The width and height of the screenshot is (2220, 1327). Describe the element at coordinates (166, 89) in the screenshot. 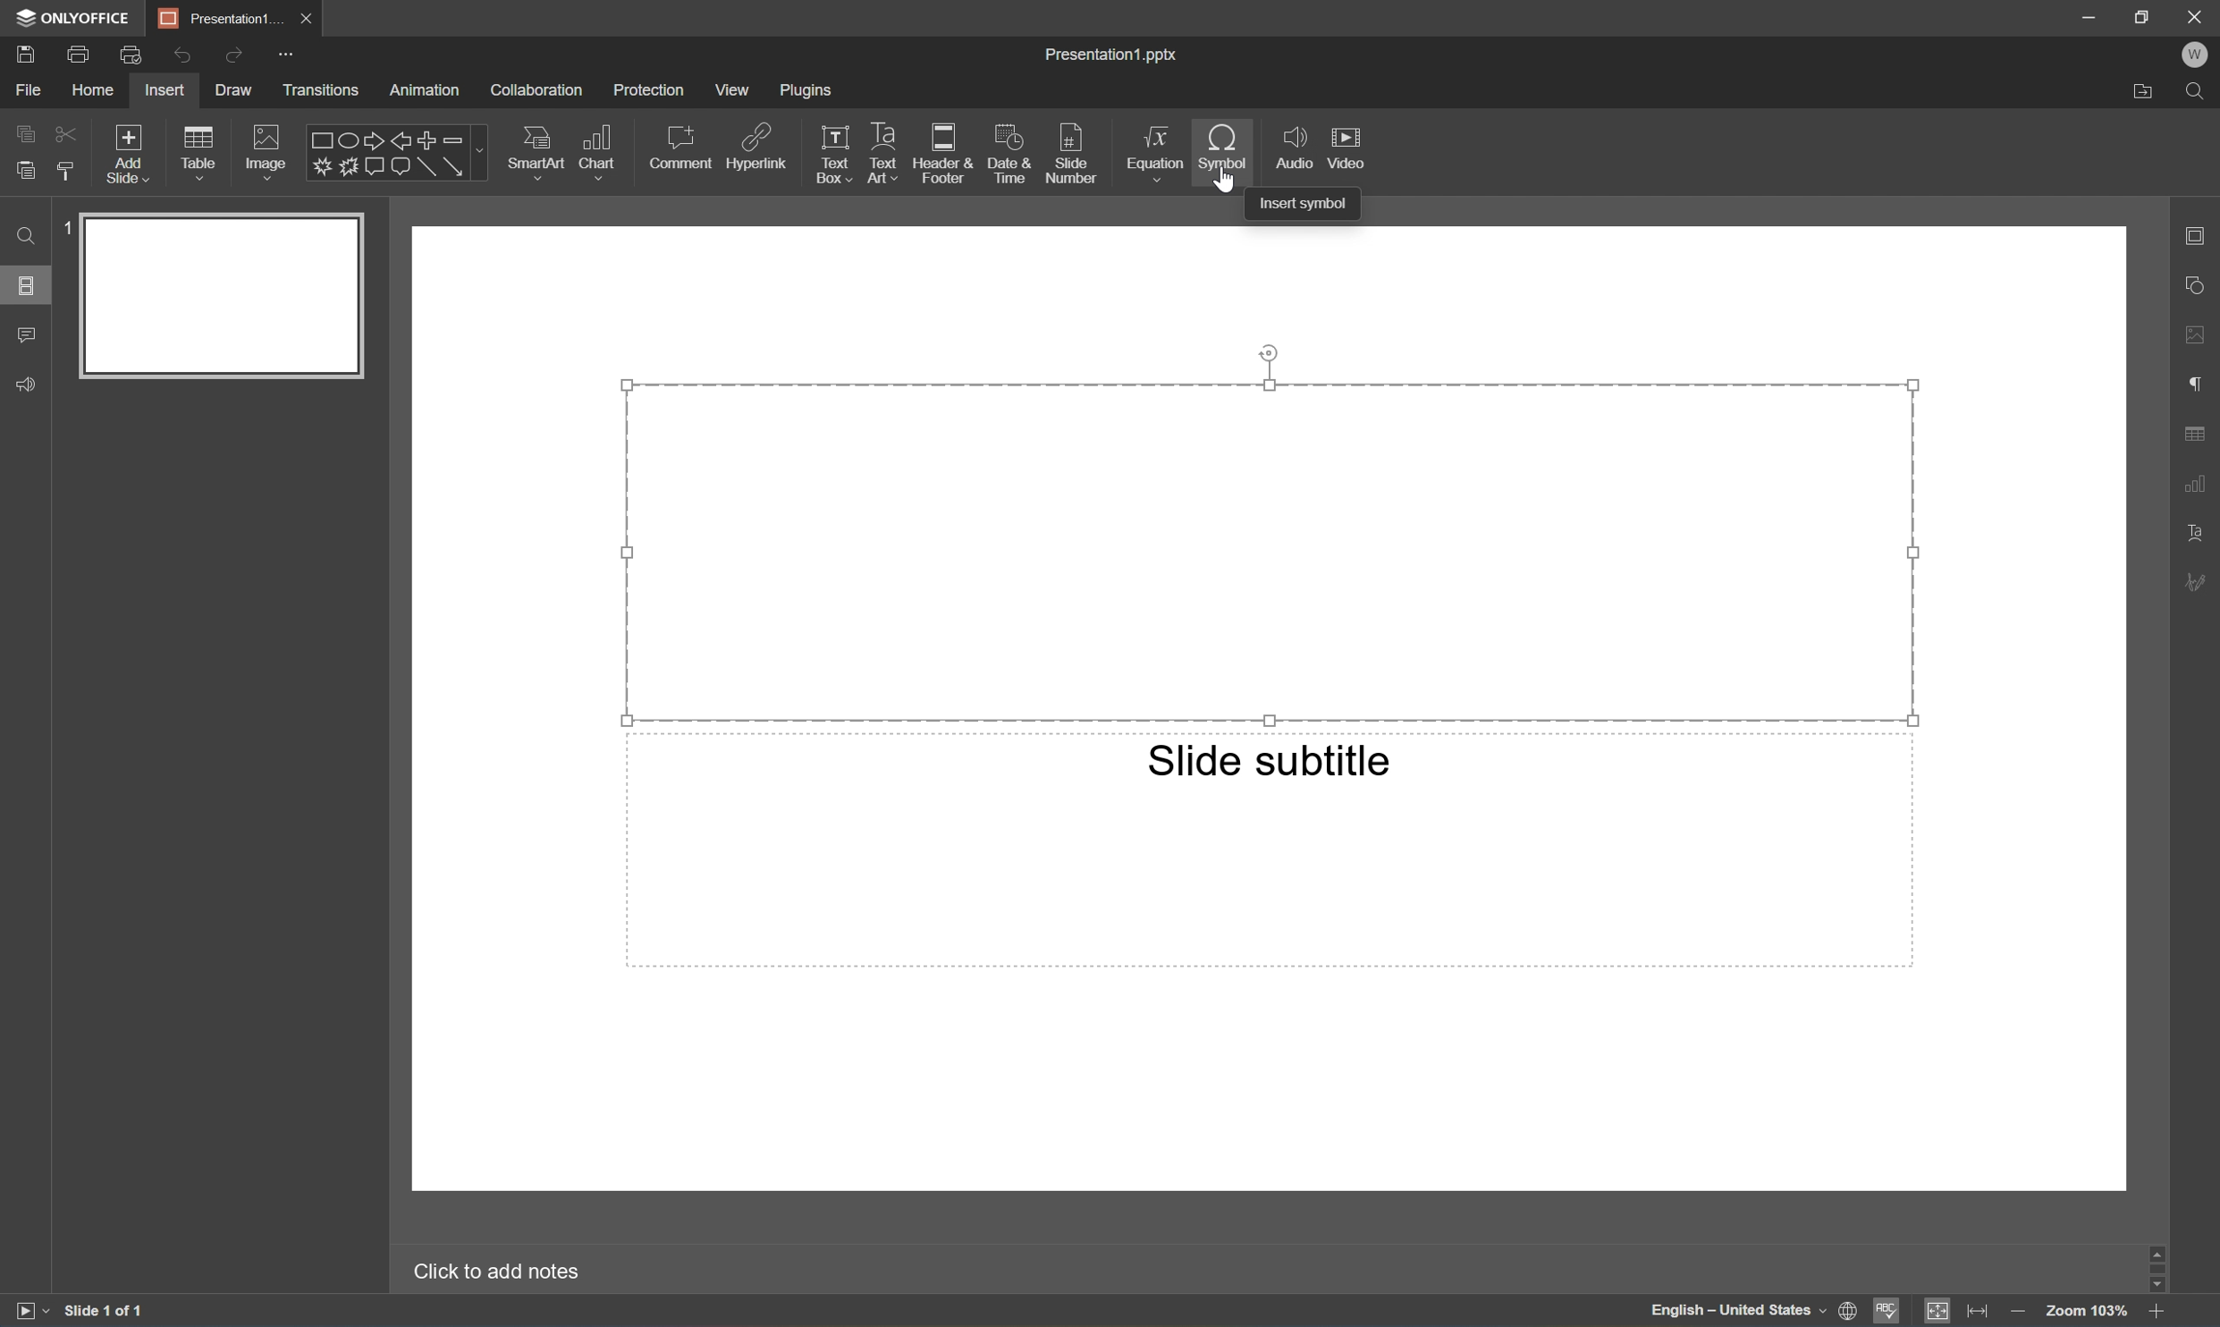

I see `Insert` at that location.